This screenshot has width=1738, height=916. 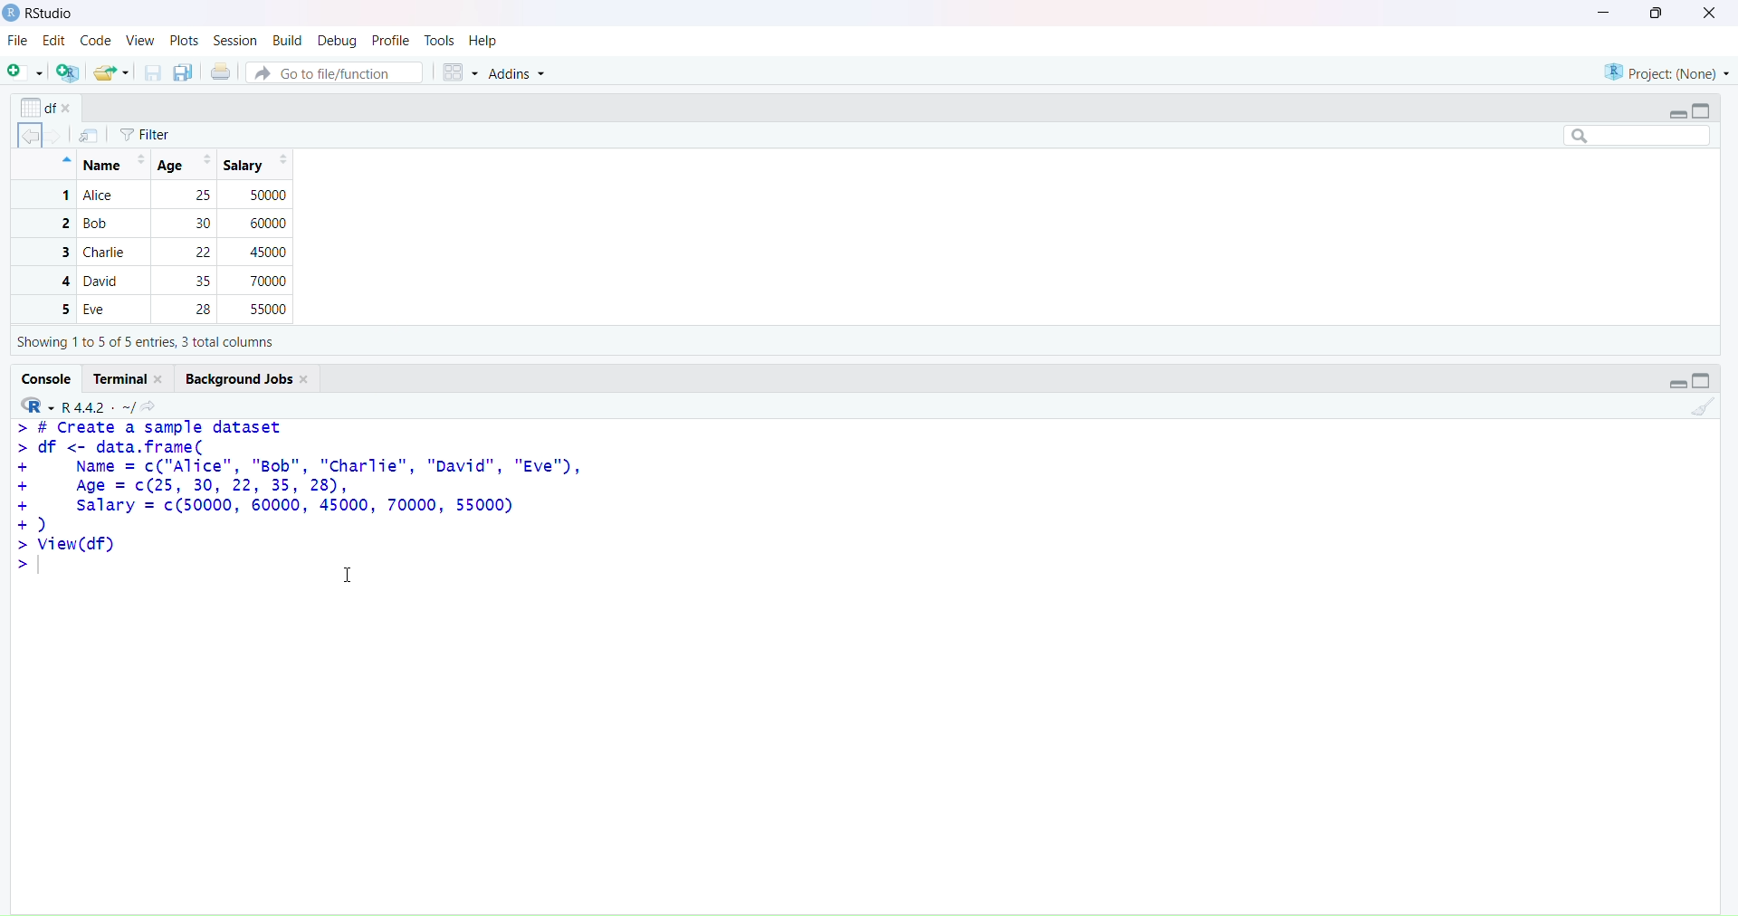 I want to click on expand, so click(x=1669, y=113).